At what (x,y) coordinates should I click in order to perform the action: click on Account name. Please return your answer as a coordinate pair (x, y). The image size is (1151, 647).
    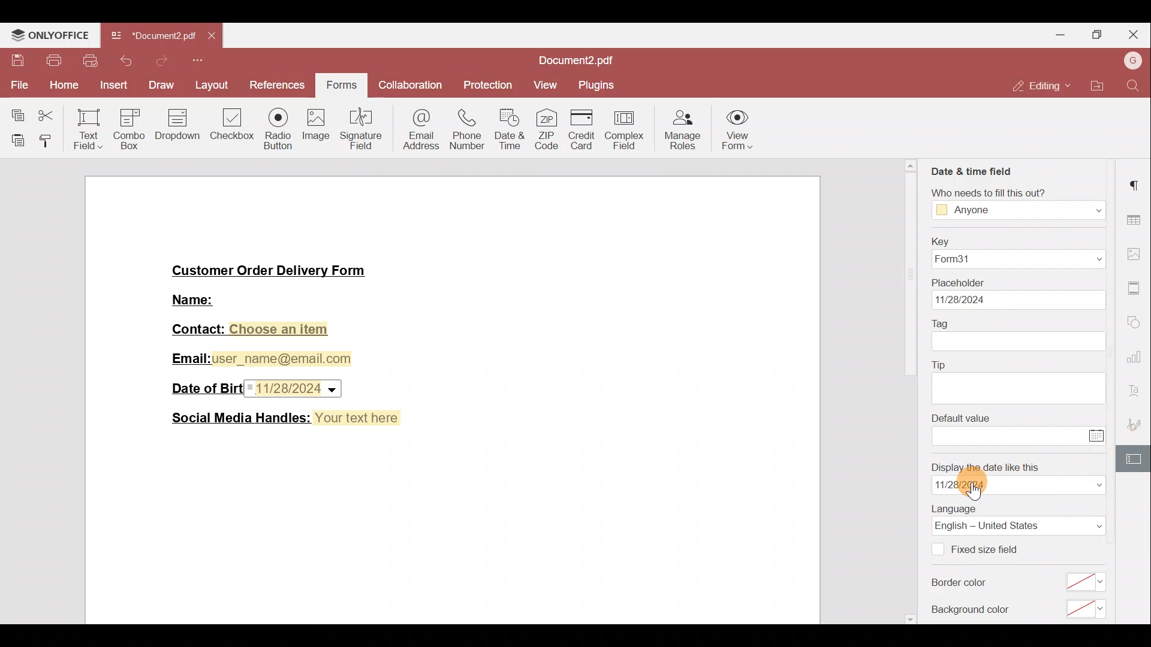
    Looking at the image, I should click on (1132, 60).